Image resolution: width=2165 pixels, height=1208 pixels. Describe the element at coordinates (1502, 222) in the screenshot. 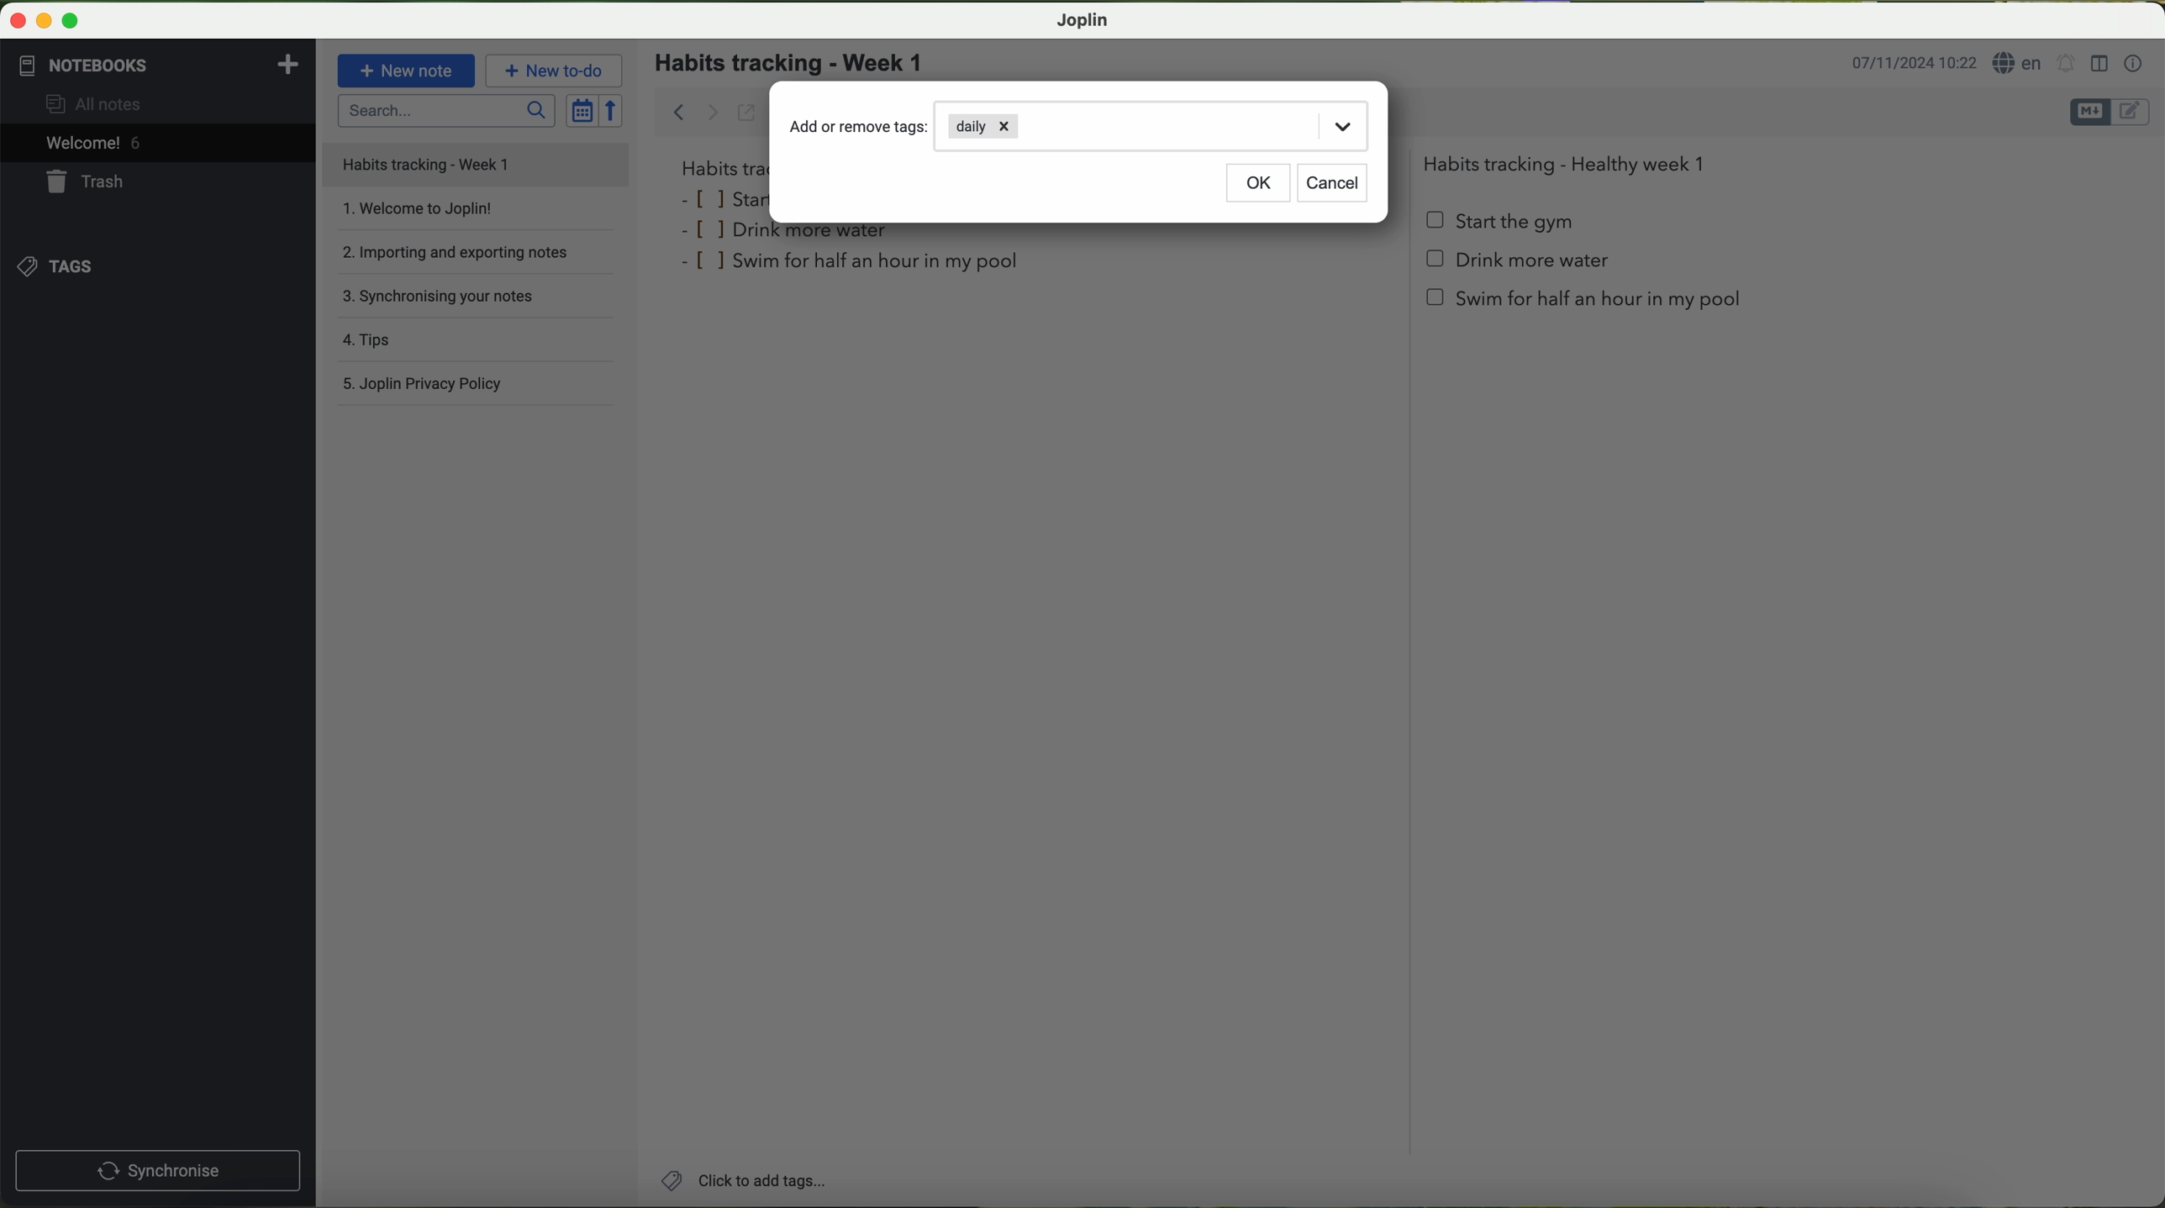

I see `start the gym` at that location.